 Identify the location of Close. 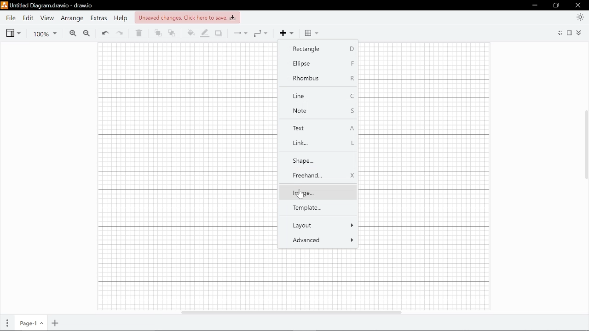
(577, 5).